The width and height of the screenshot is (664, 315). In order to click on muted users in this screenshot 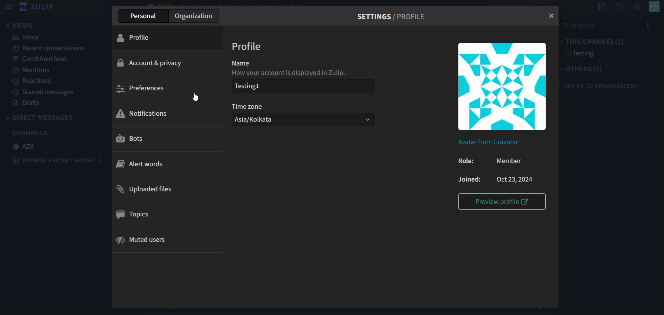, I will do `click(144, 239)`.